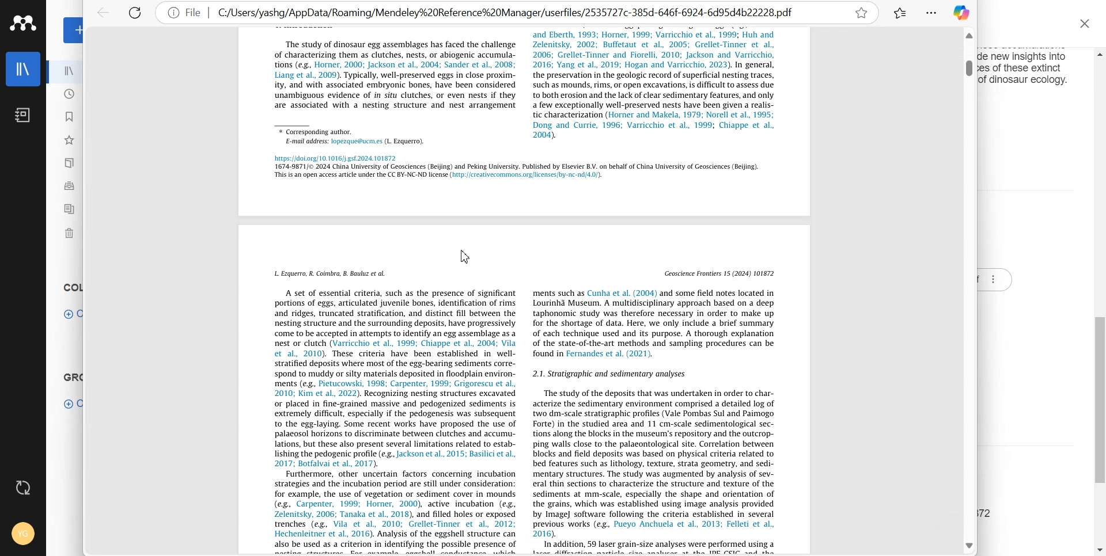 Image resolution: width=1106 pixels, height=556 pixels. What do you see at coordinates (525, 120) in the screenshot?
I see `Page of Large dinosaur egg accumulations and their significance for understanding nesting behaviour` at bounding box center [525, 120].